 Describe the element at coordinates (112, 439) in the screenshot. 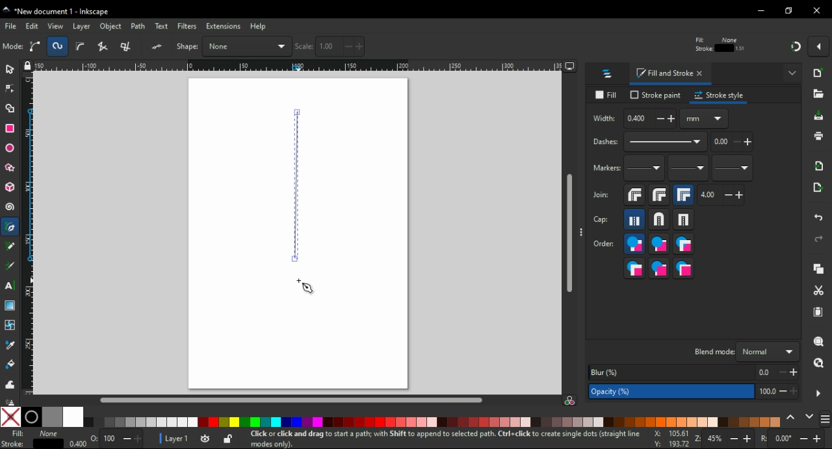

I see `Size` at that location.